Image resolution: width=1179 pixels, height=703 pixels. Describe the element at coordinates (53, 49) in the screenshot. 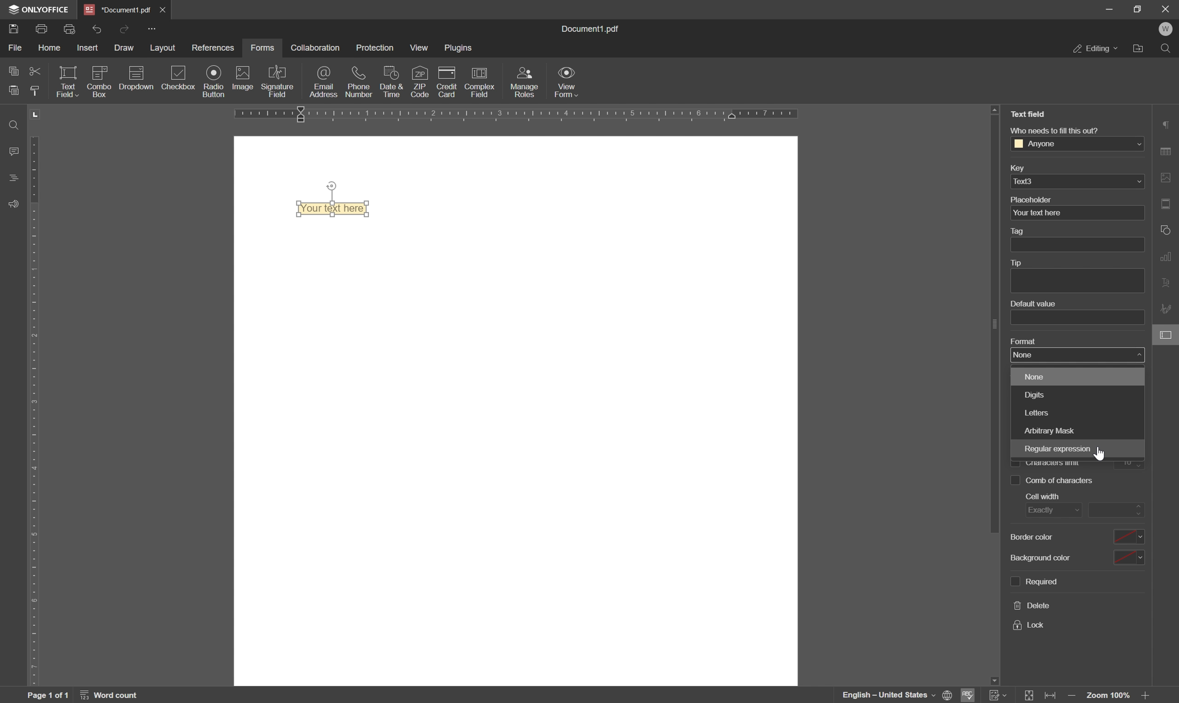

I see `home` at that location.